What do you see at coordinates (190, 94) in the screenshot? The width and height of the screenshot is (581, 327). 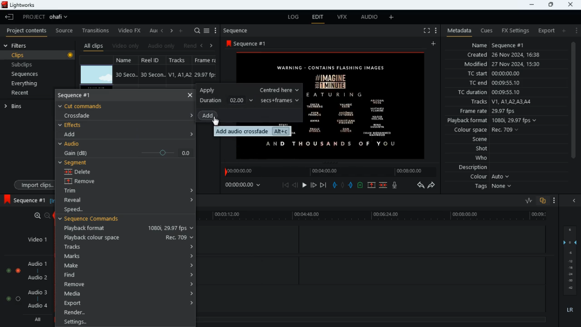 I see `close` at bounding box center [190, 94].